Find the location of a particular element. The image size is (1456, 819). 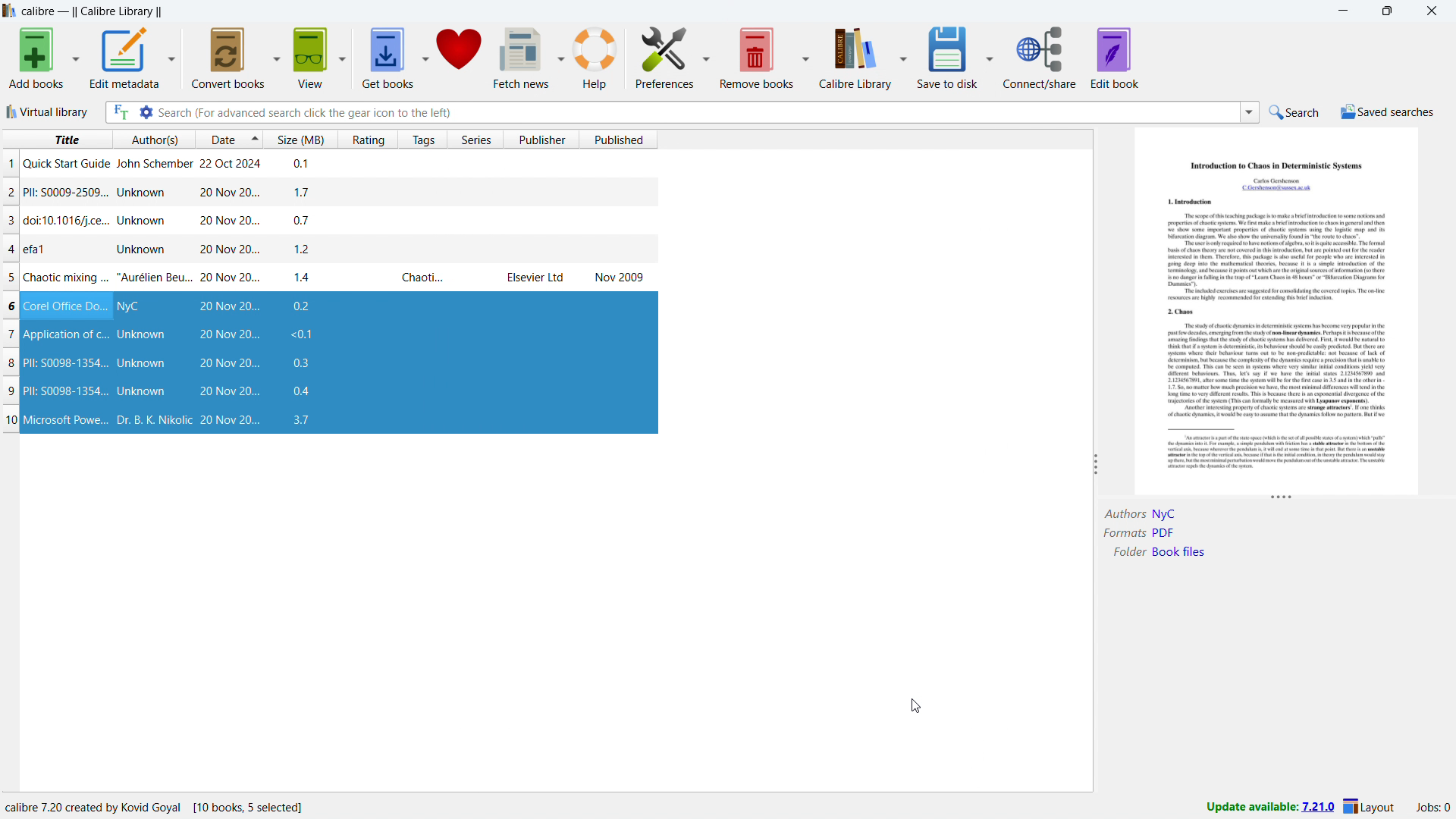

save to disk options is located at coordinates (990, 55).